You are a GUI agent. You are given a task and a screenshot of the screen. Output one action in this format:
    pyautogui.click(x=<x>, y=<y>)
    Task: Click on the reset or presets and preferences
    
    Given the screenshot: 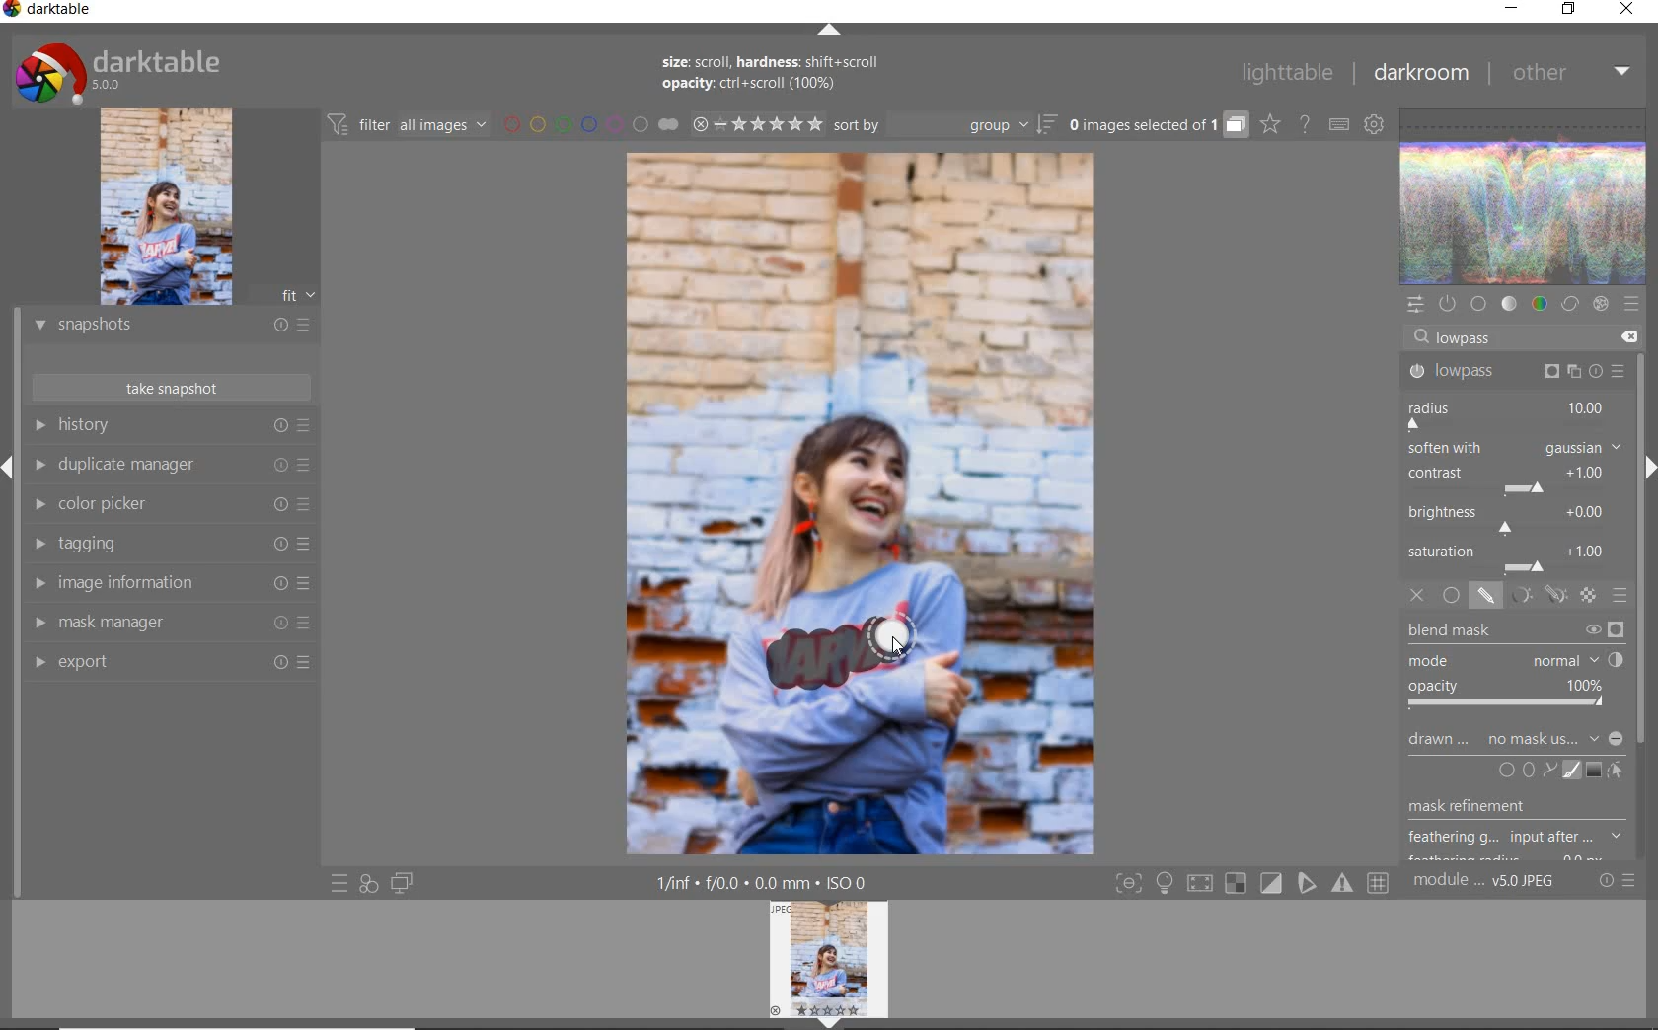 What is the action you would take?
    pyautogui.click(x=1619, y=881)
    